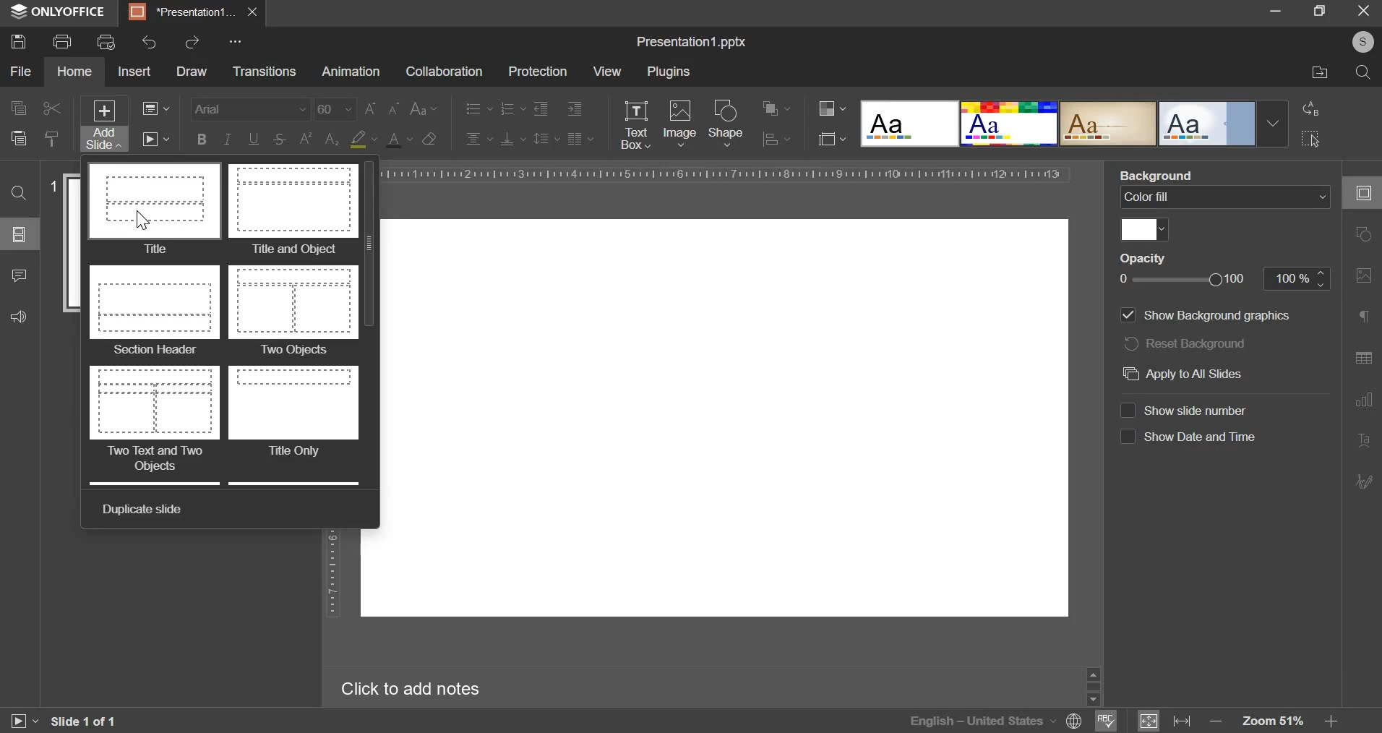 The image size is (1382, 733). Describe the element at coordinates (238, 41) in the screenshot. I see `configure quick access toolbar` at that location.